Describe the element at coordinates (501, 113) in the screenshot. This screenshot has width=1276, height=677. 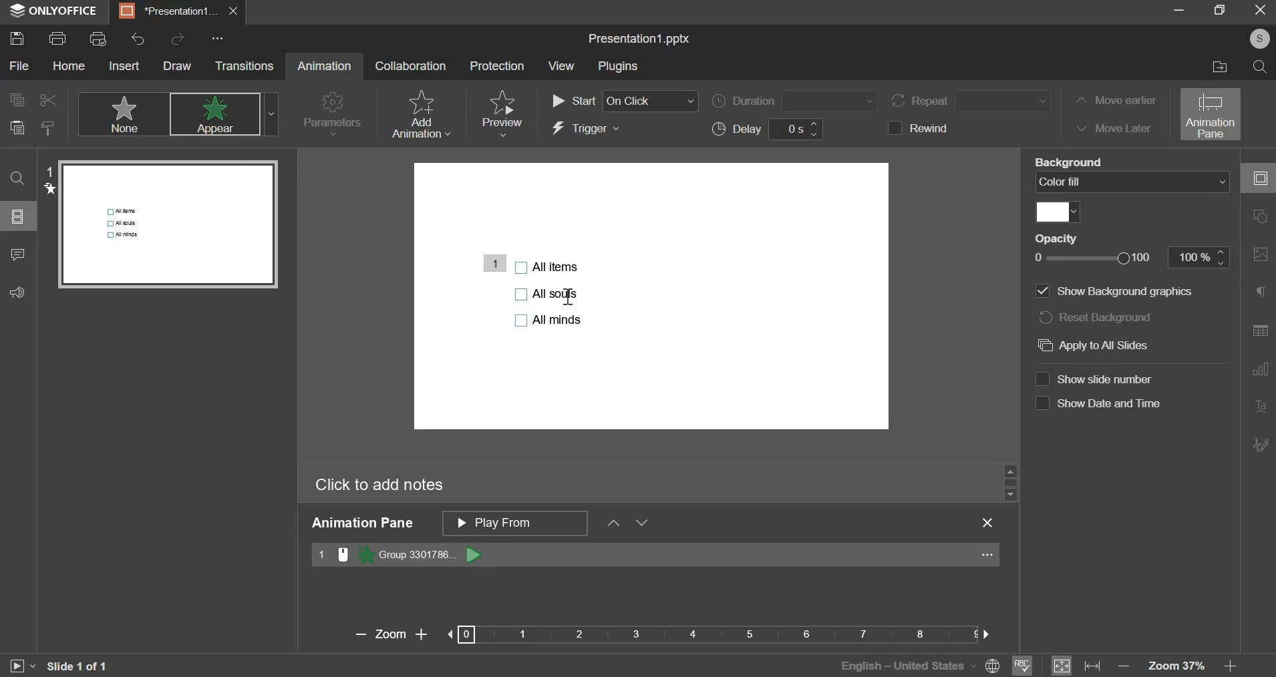
I see `preview` at that location.